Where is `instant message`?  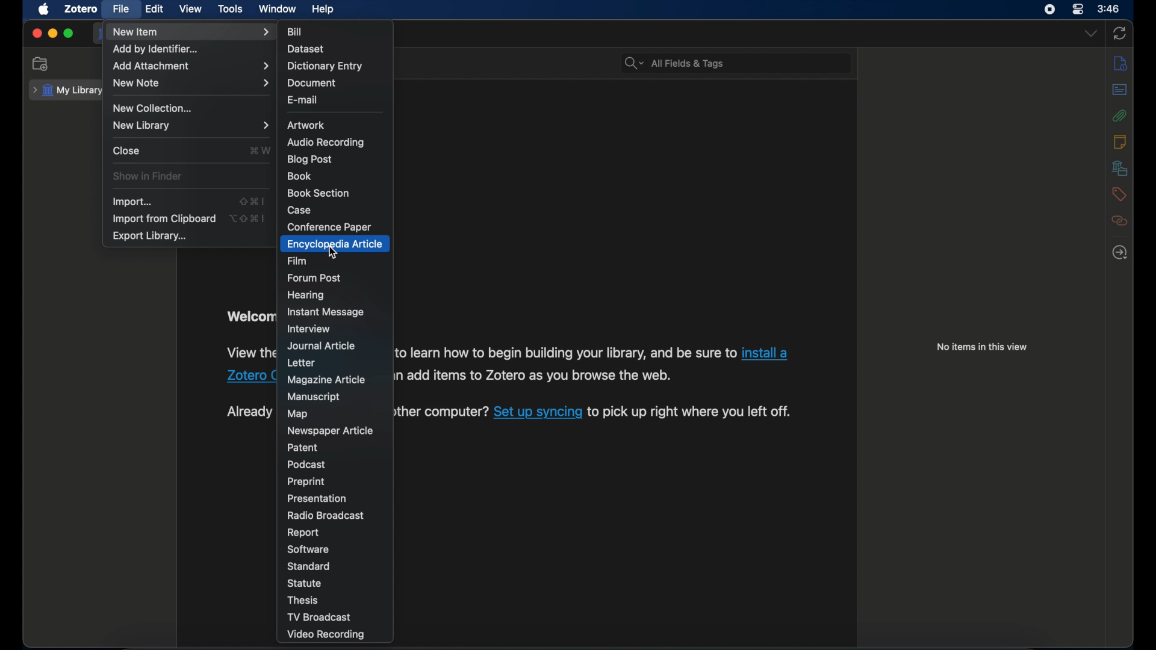 instant message is located at coordinates (325, 312).